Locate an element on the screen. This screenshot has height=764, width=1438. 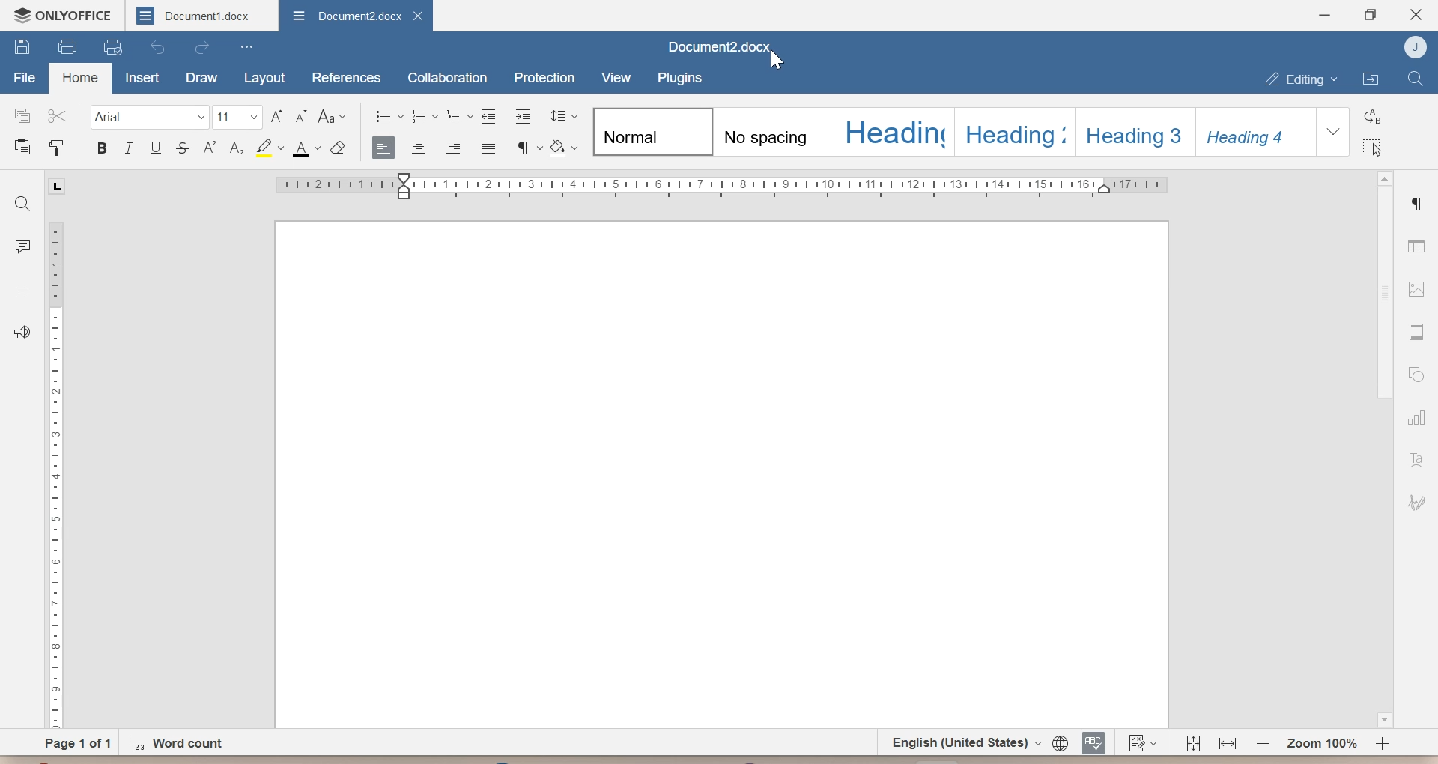
Undo is located at coordinates (160, 47).